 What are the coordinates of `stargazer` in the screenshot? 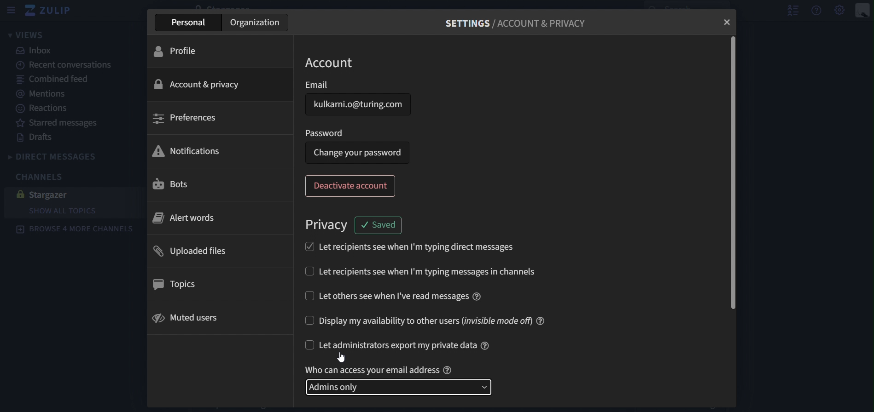 It's located at (53, 194).